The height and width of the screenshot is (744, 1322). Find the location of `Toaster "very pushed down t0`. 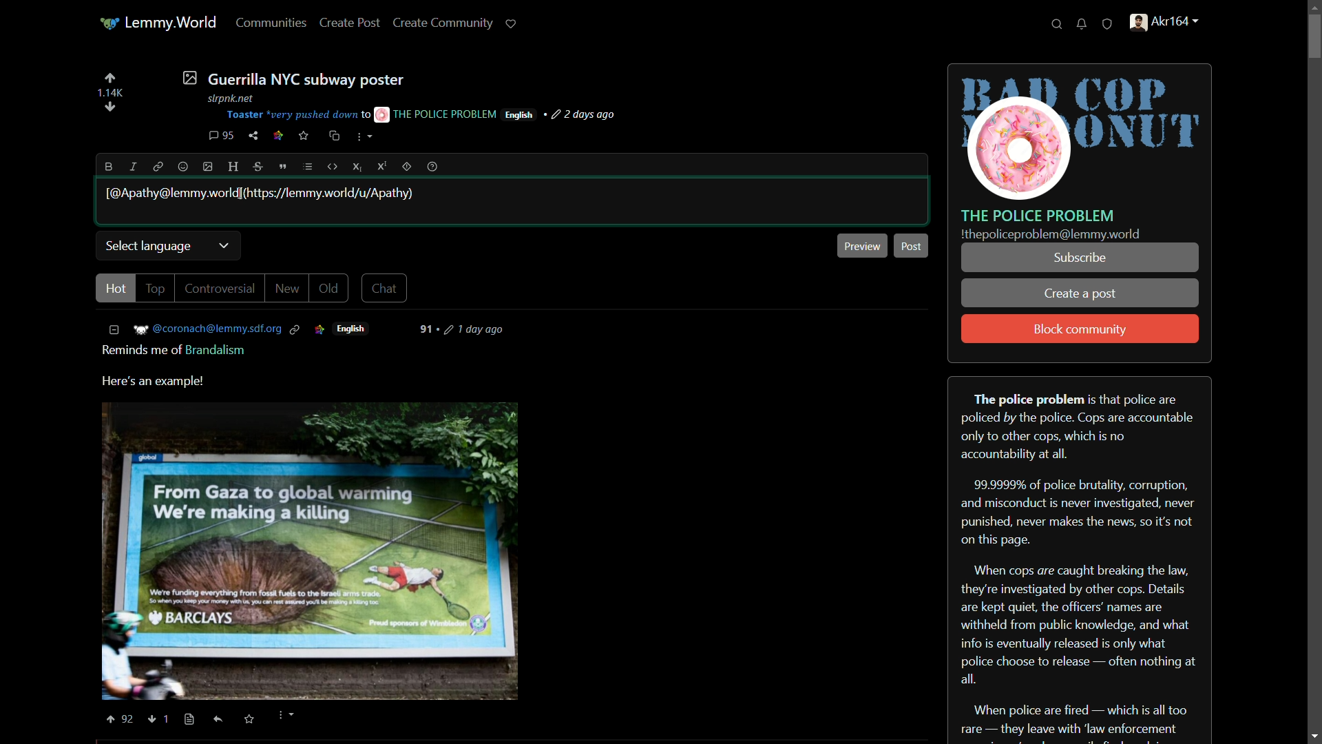

Toaster "very pushed down t0 is located at coordinates (297, 115).